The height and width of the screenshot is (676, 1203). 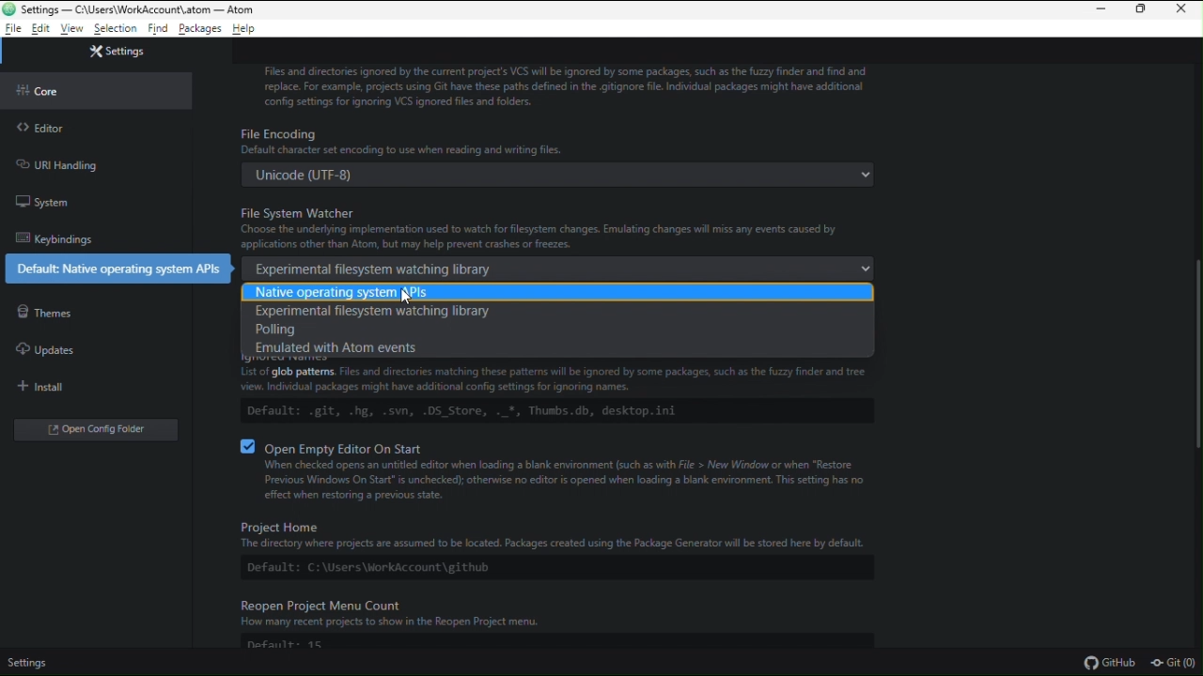 I want to click on File system watcher, so click(x=555, y=242).